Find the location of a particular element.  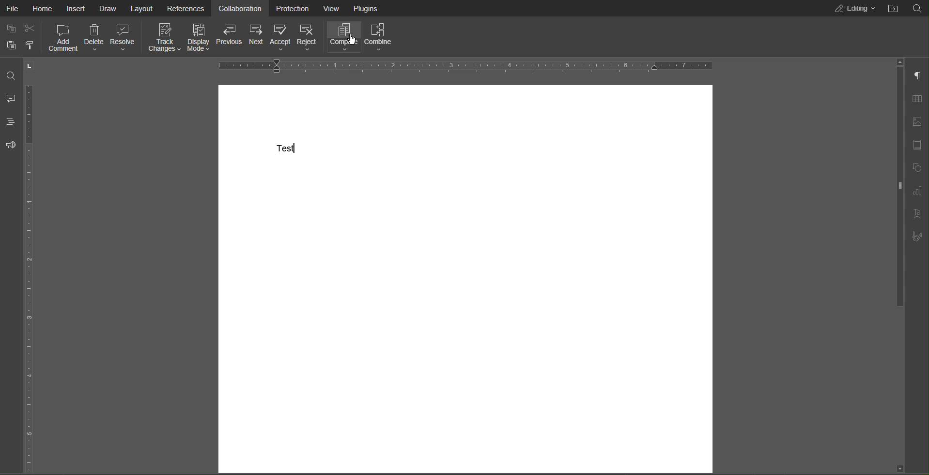

Reject is located at coordinates (309, 39).